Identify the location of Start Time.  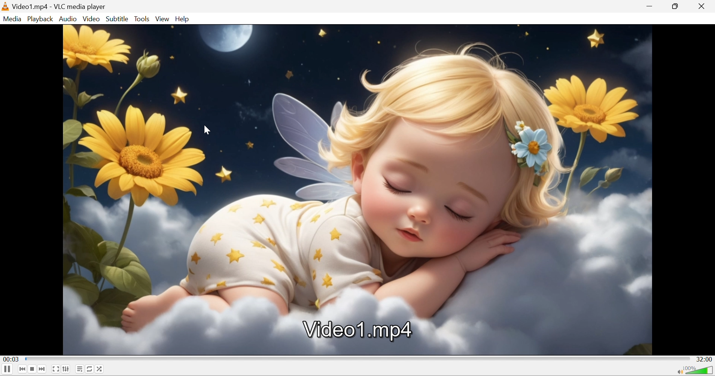
(10, 360).